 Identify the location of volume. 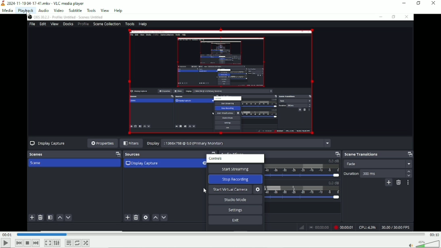
(423, 244).